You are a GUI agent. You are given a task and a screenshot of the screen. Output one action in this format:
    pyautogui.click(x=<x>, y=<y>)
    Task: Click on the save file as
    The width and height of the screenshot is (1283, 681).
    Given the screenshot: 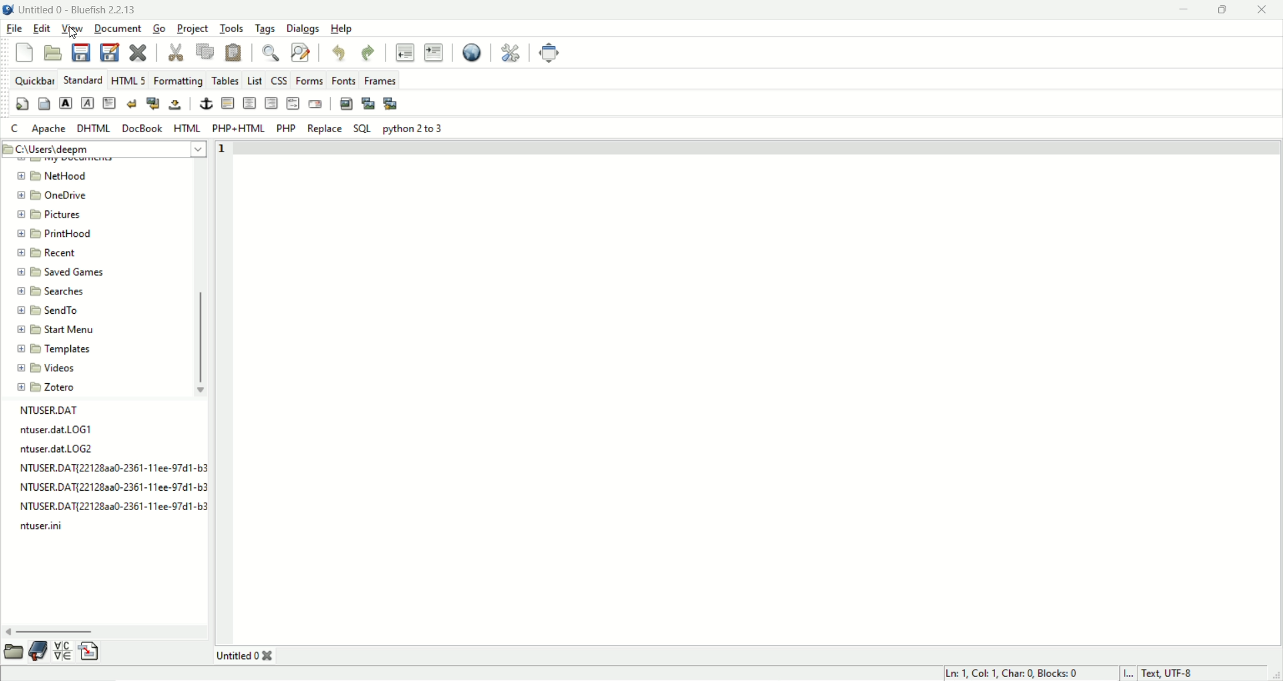 What is the action you would take?
    pyautogui.click(x=108, y=51)
    